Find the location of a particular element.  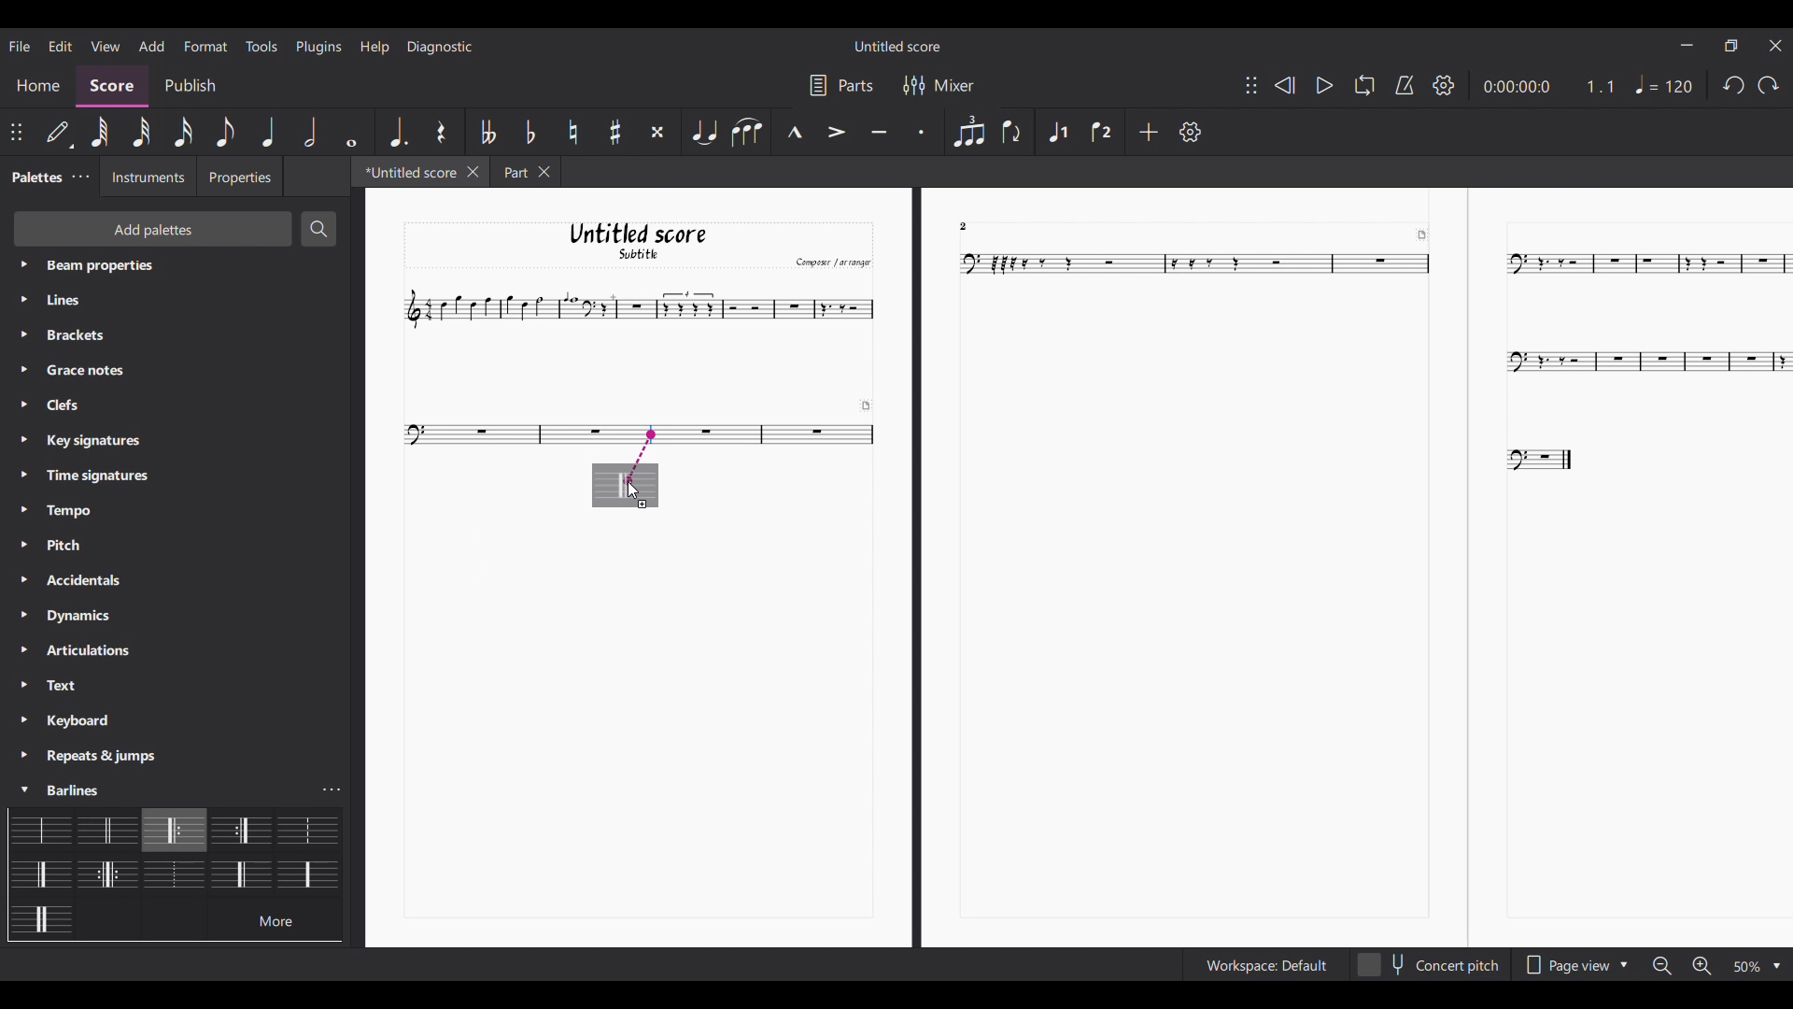

Barline settings is located at coordinates (333, 790).